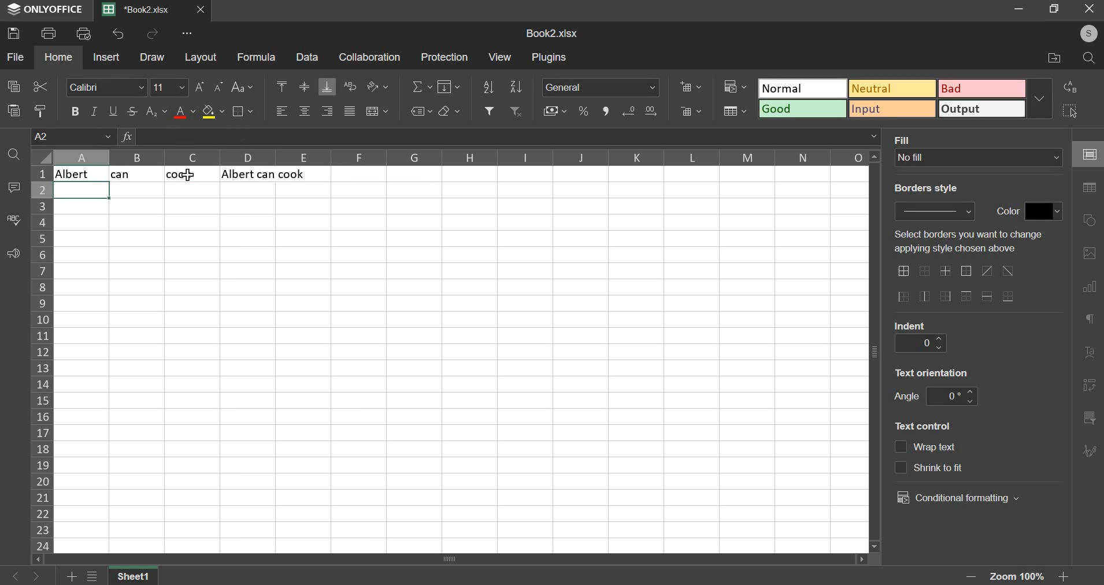 This screenshot has height=585, width=1104. Describe the element at coordinates (923, 425) in the screenshot. I see `text` at that location.